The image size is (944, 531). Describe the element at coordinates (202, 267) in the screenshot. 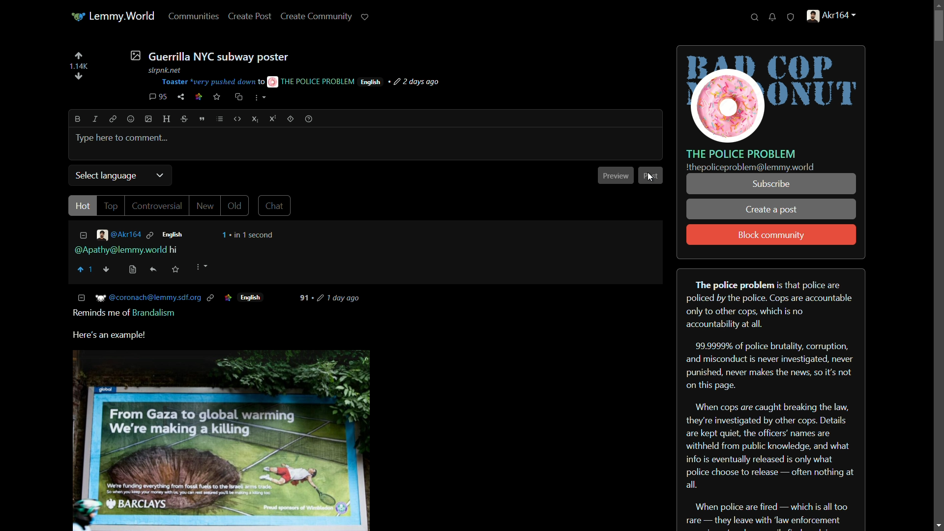

I see `more options` at that location.